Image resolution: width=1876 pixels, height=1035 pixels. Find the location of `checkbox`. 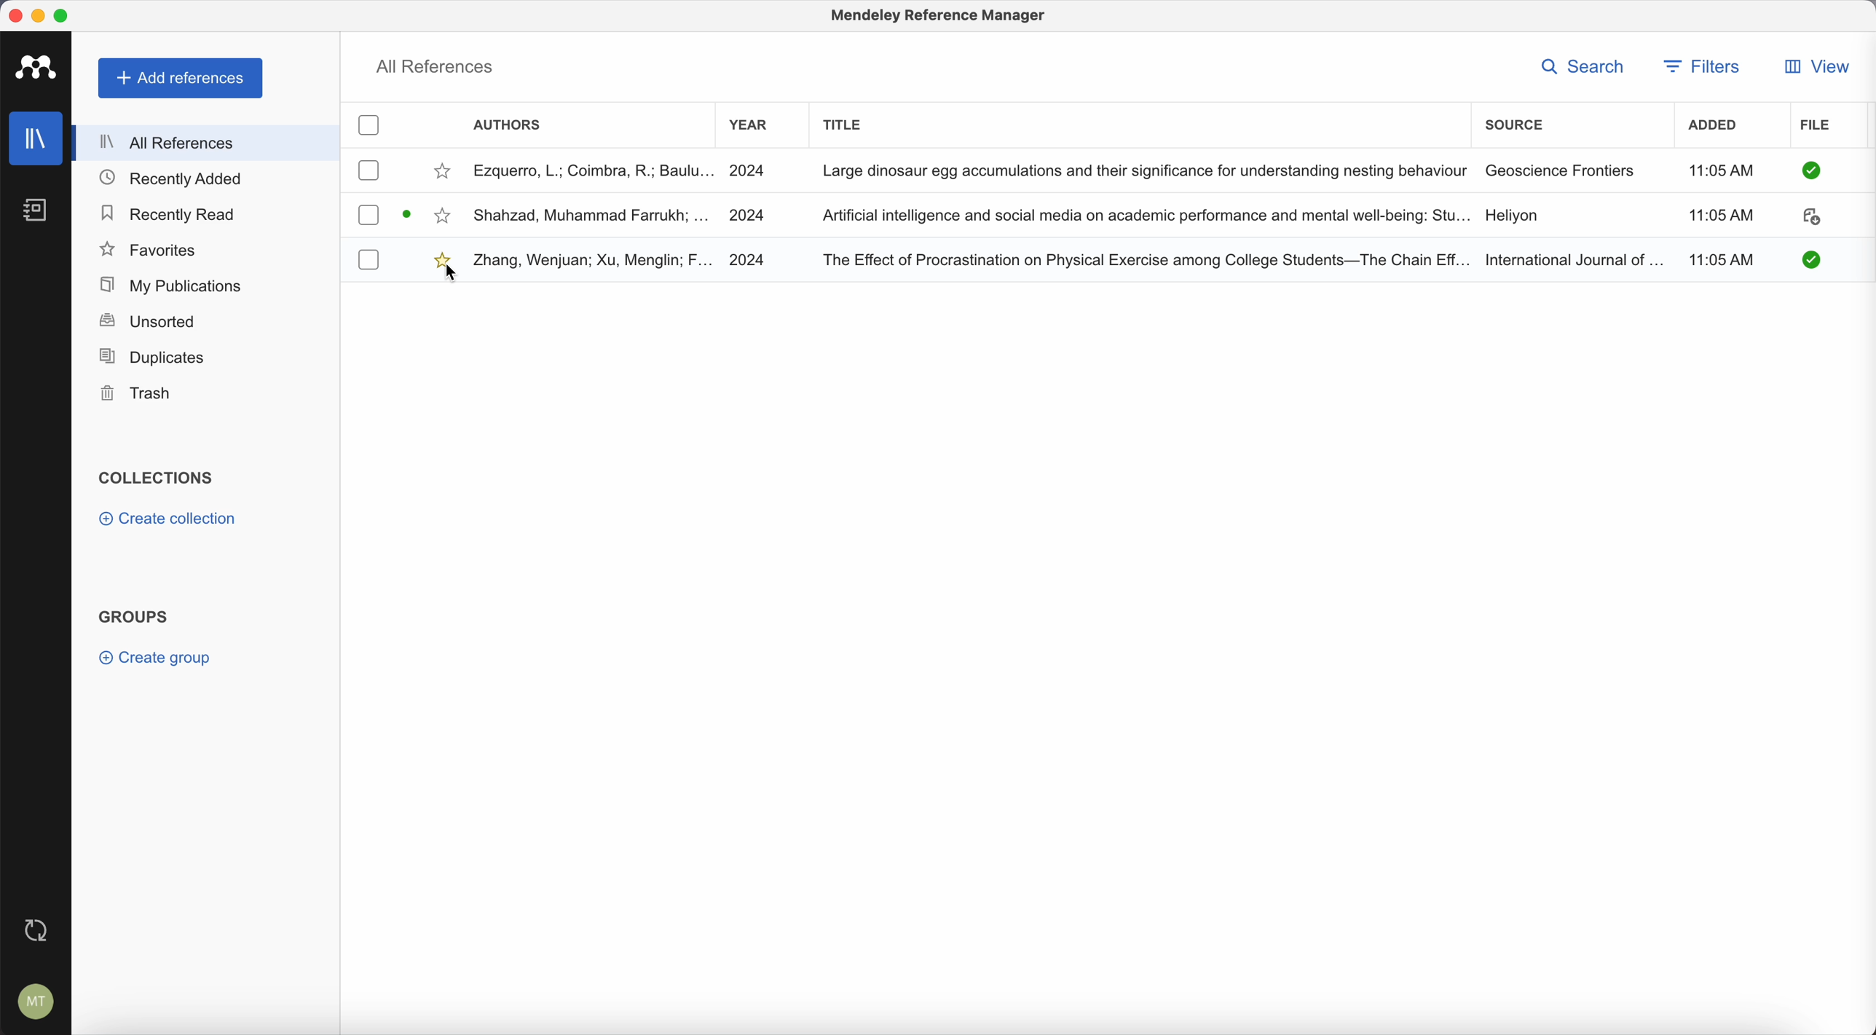

checkbox is located at coordinates (369, 215).